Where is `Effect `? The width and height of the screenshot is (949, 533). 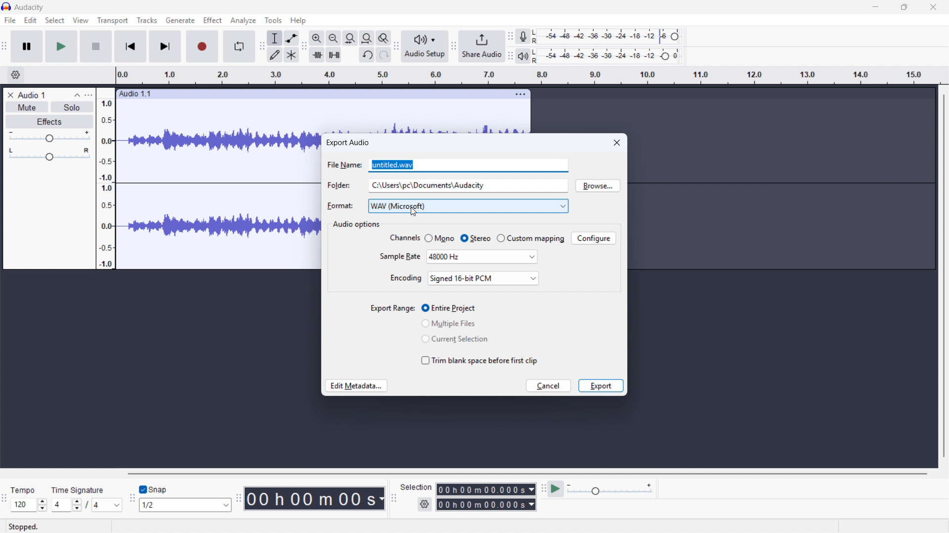 Effect  is located at coordinates (212, 20).